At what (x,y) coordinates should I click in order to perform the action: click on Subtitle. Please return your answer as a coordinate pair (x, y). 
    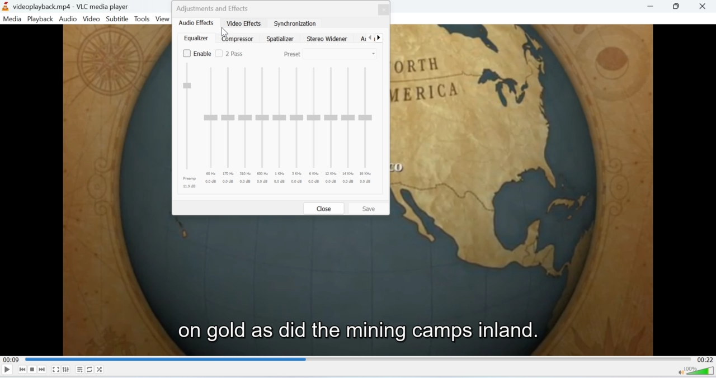
    Looking at the image, I should click on (117, 20).